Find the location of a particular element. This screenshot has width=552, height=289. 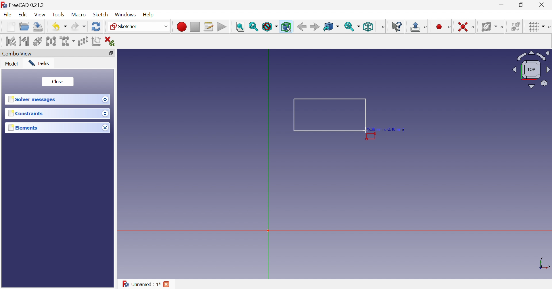

 is located at coordinates (148, 15).